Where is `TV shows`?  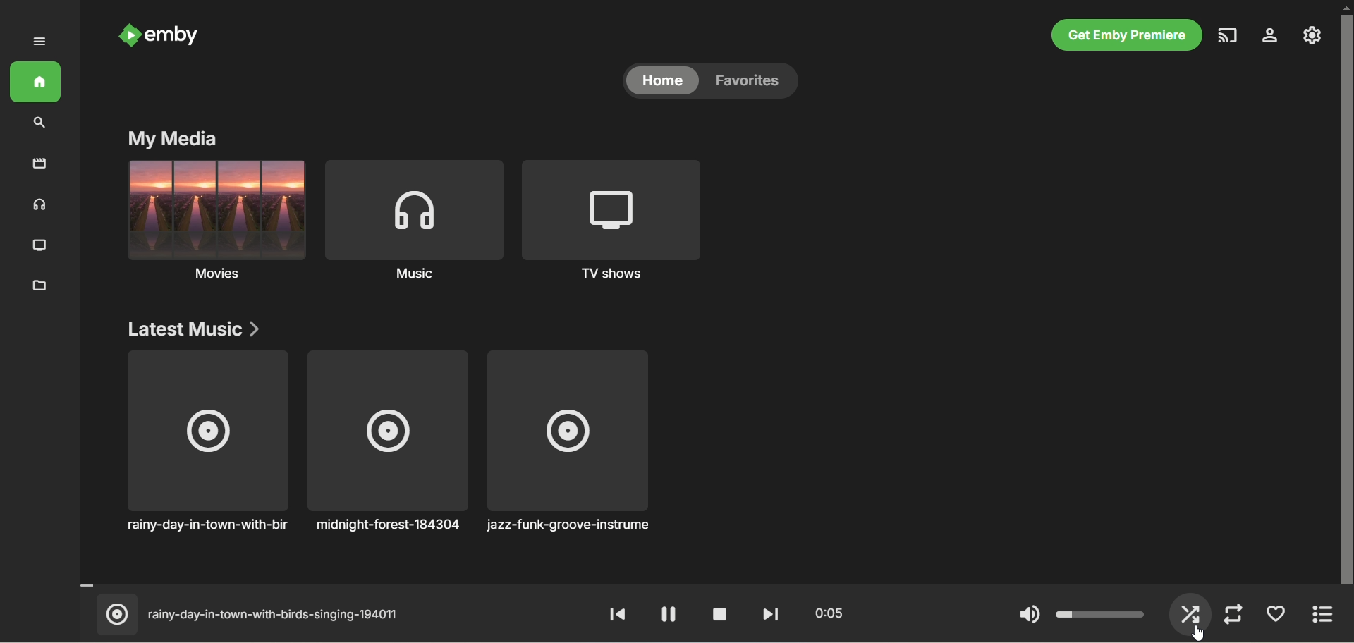 TV shows is located at coordinates (609, 219).